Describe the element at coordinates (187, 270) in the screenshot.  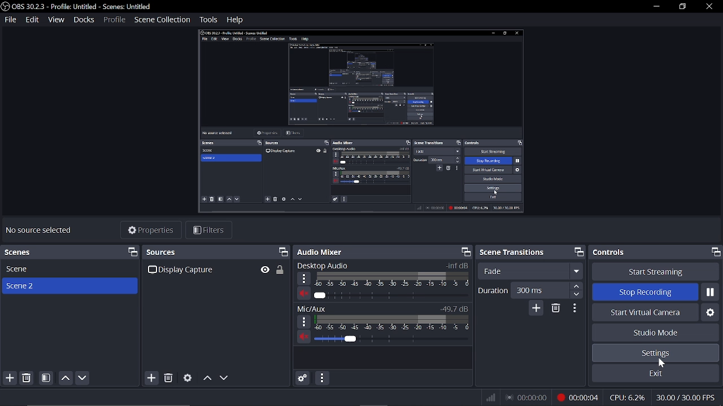
I see `Display capture` at that location.